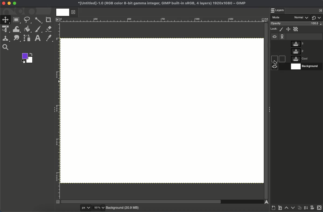 This screenshot has height=212, width=323. Describe the element at coordinates (300, 209) in the screenshot. I see `Duplicate` at that location.